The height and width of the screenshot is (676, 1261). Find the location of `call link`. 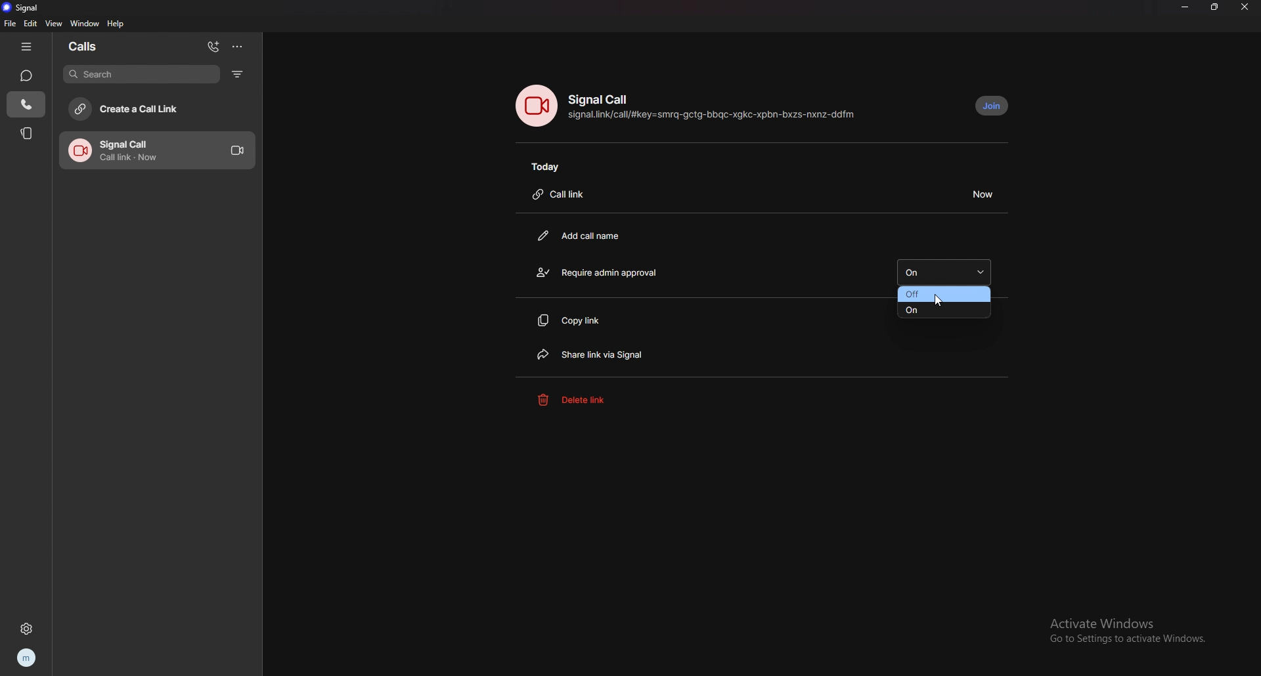

call link is located at coordinates (562, 194).